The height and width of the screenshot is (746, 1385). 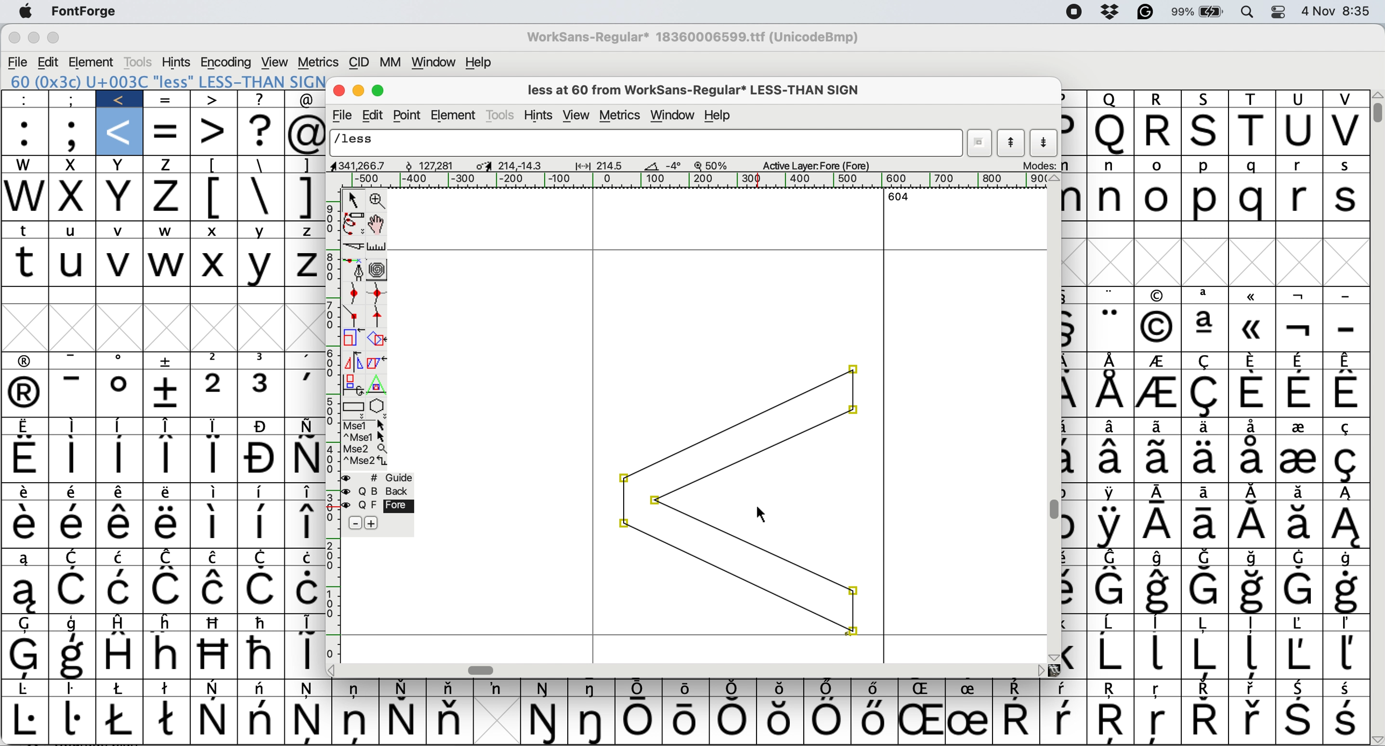 I want to click on Symbol, so click(x=167, y=492).